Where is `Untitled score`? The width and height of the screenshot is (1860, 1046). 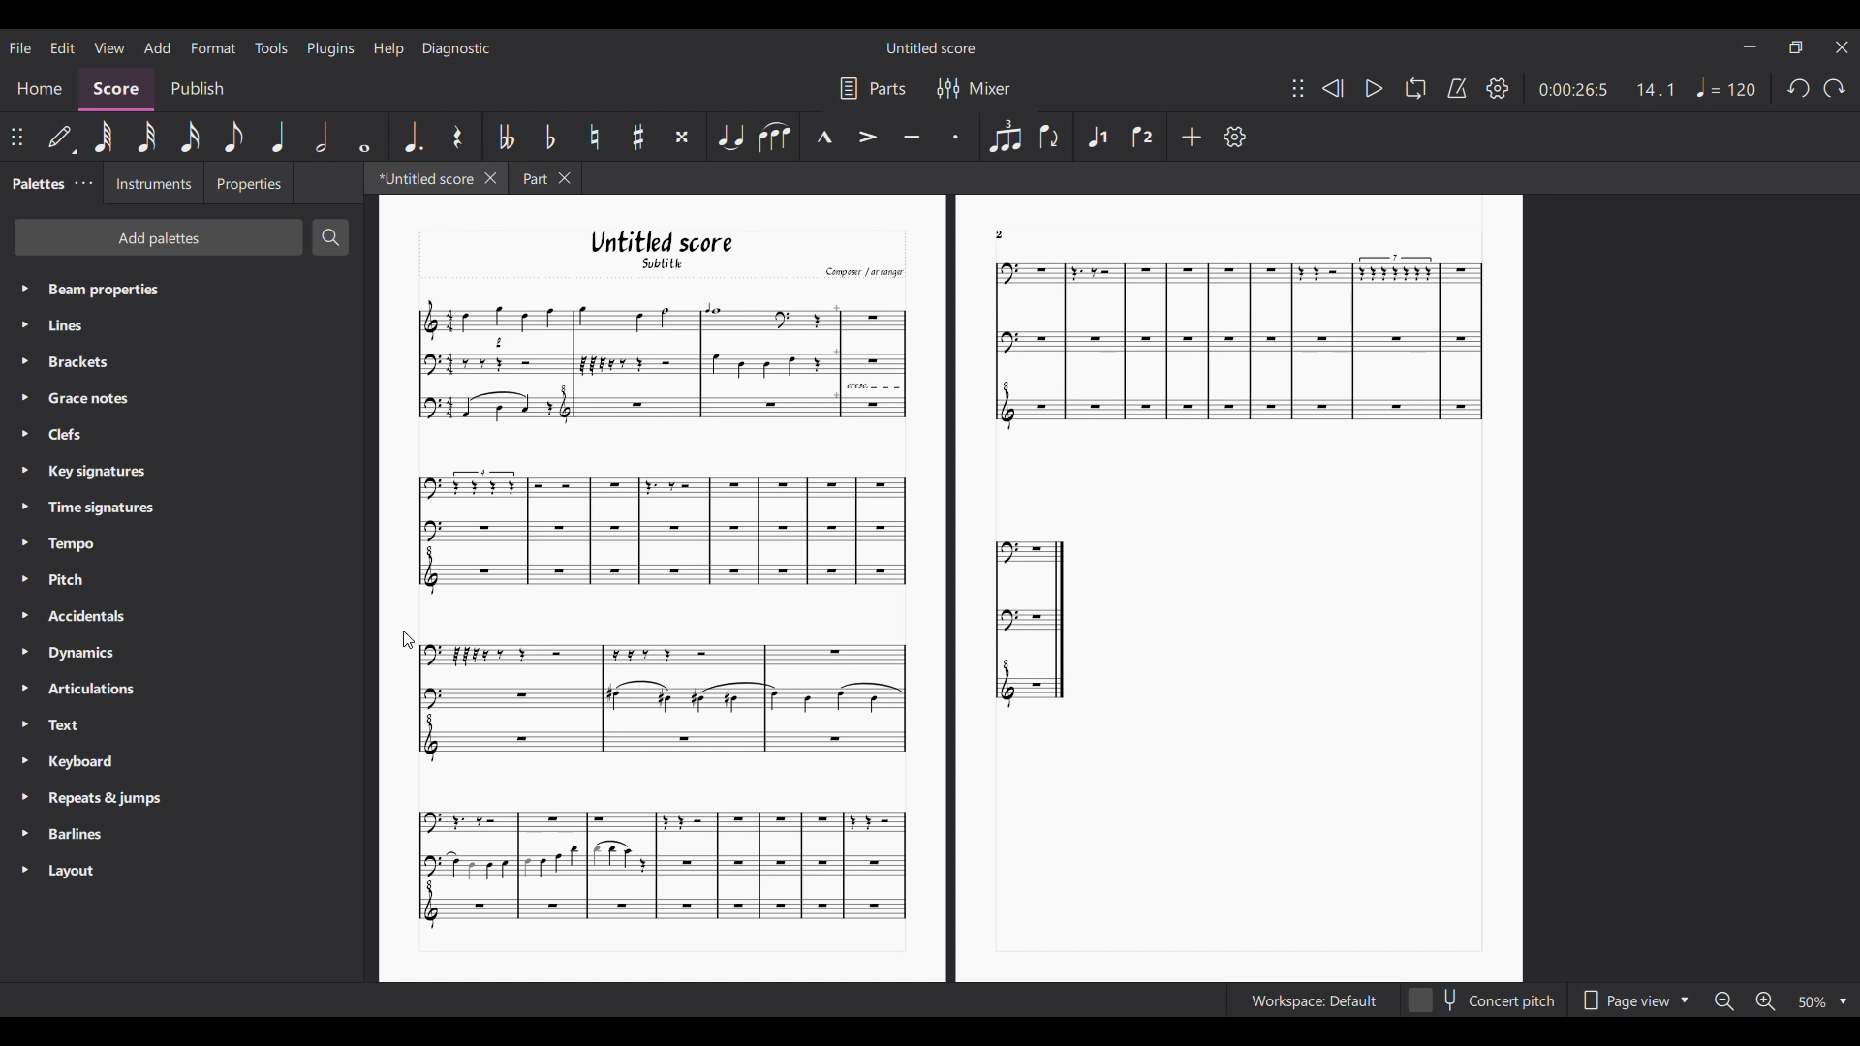
Untitled score is located at coordinates (931, 48).